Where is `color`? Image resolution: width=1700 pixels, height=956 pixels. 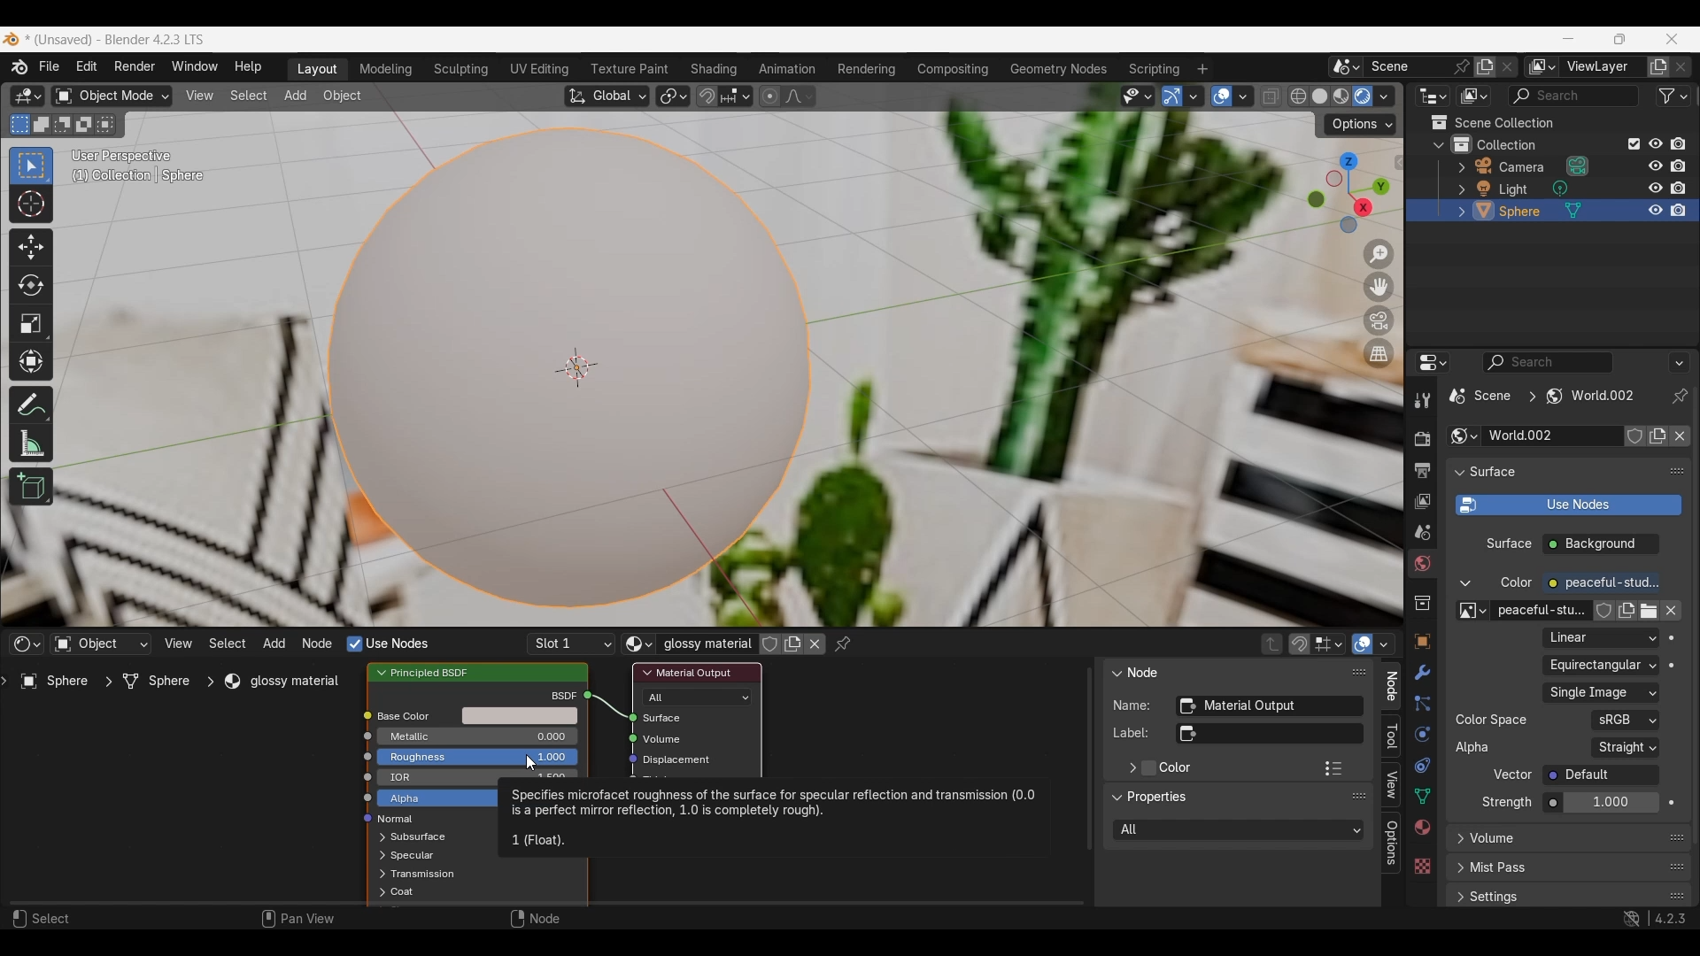
color is located at coordinates (1517, 583).